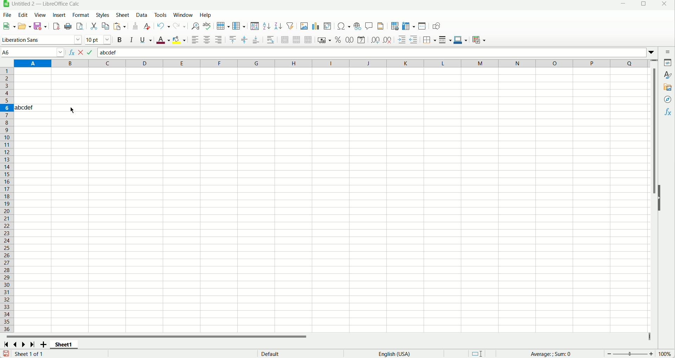  What do you see at coordinates (180, 26) in the screenshot?
I see `redo` at bounding box center [180, 26].